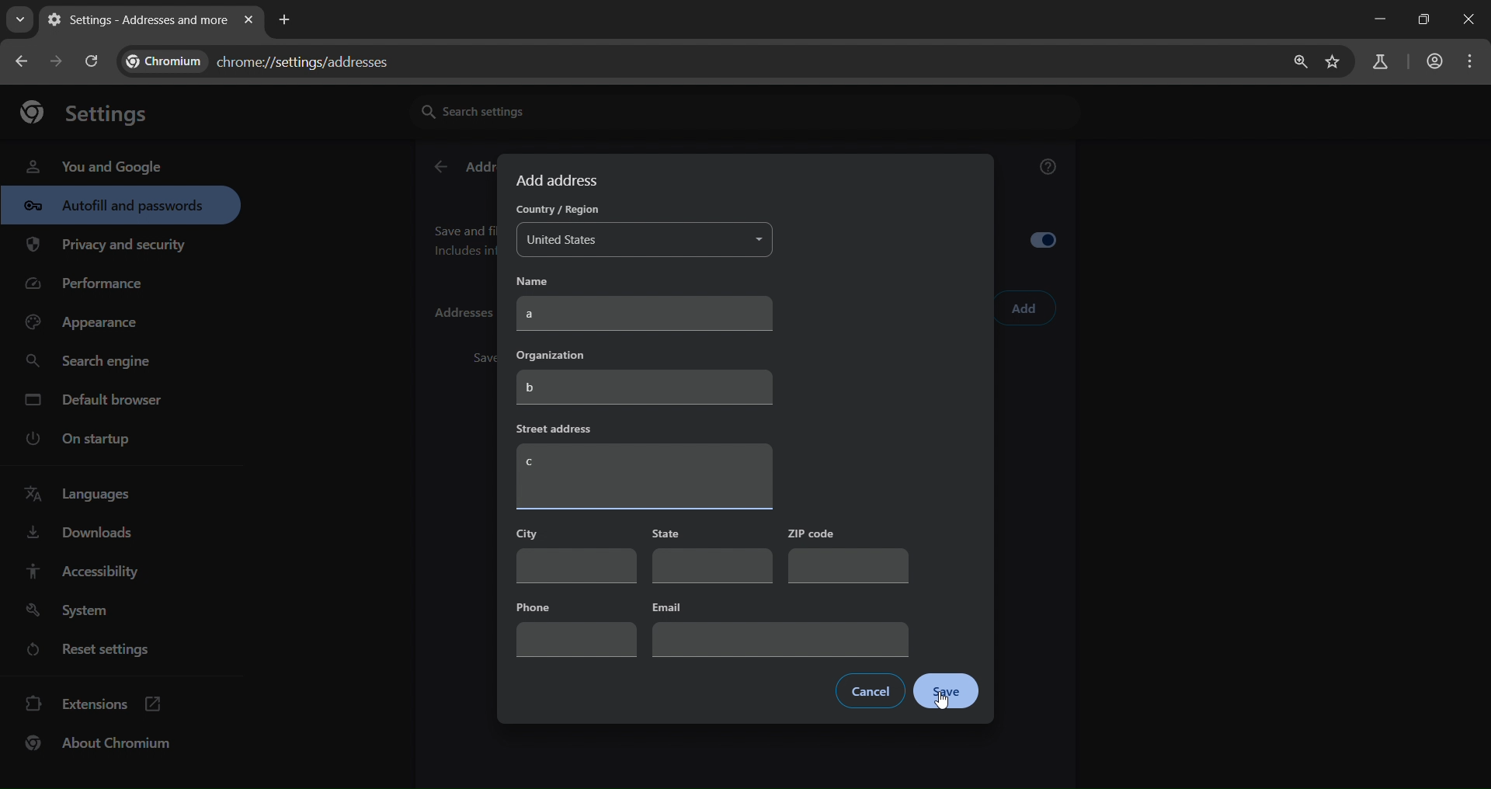  What do you see at coordinates (645, 478) in the screenshot?
I see `c` at bounding box center [645, 478].